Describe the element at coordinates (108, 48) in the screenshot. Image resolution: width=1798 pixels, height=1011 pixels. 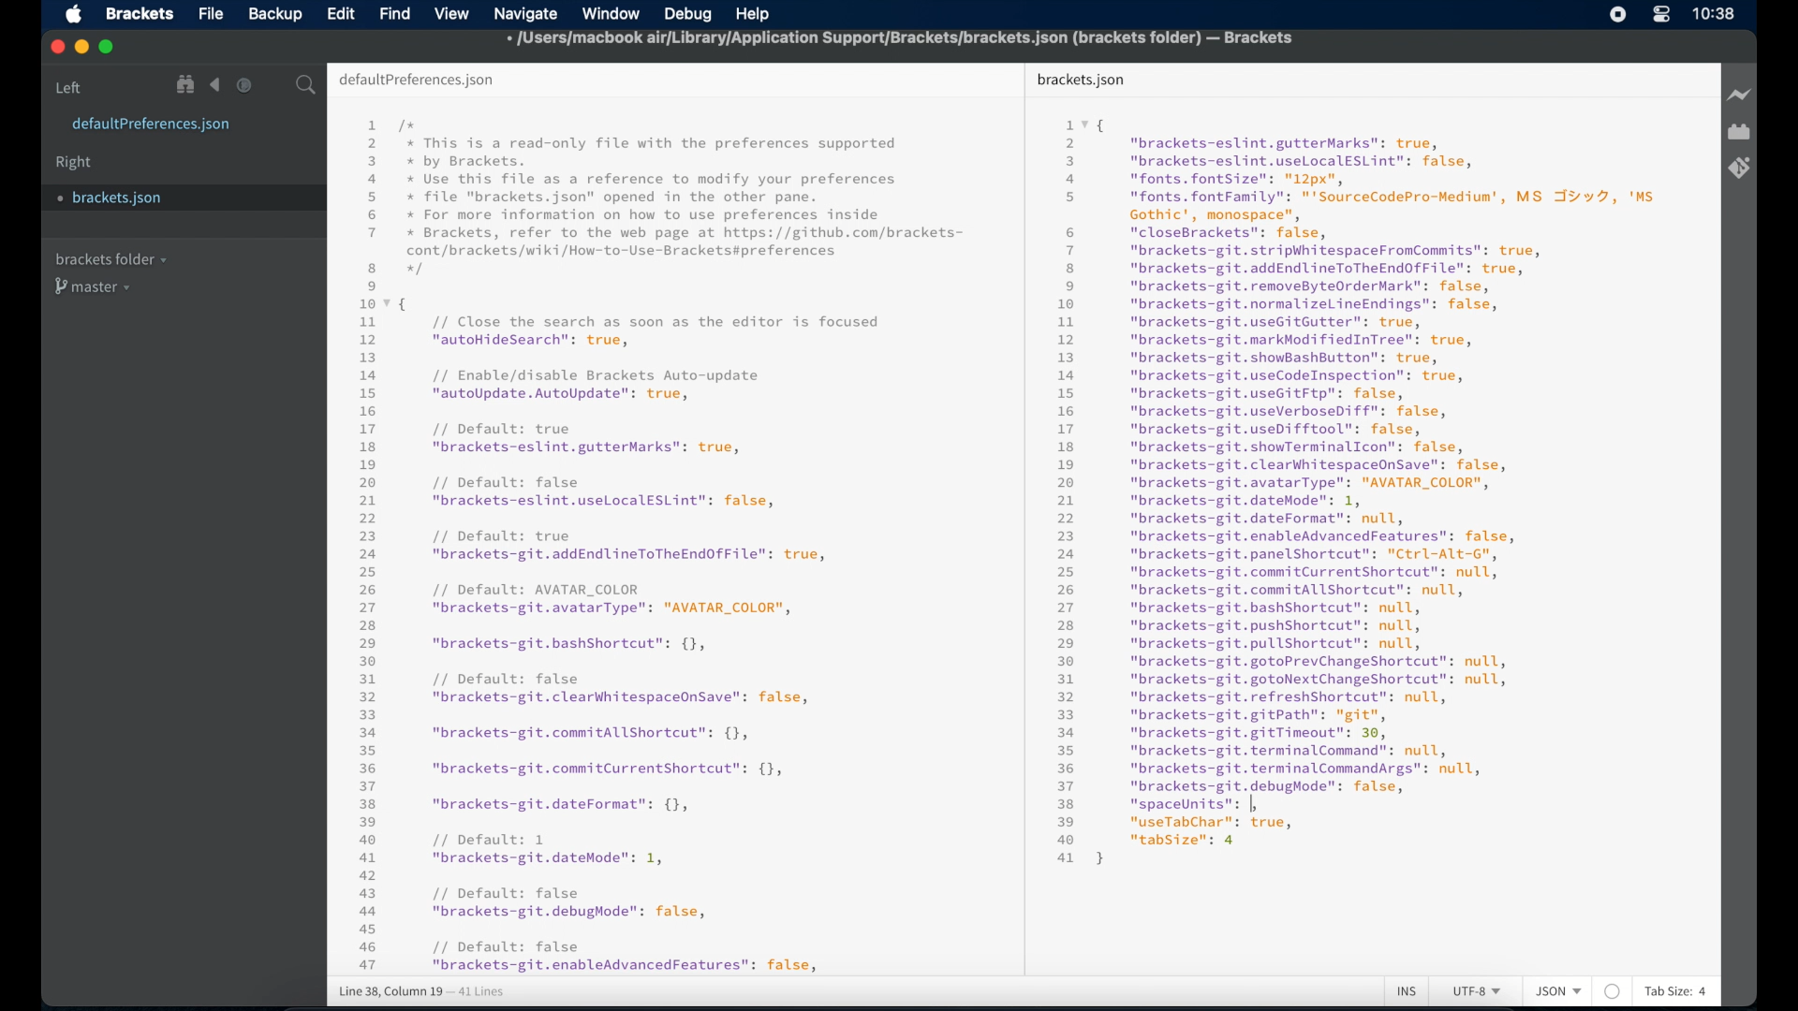
I see `maximize` at that location.